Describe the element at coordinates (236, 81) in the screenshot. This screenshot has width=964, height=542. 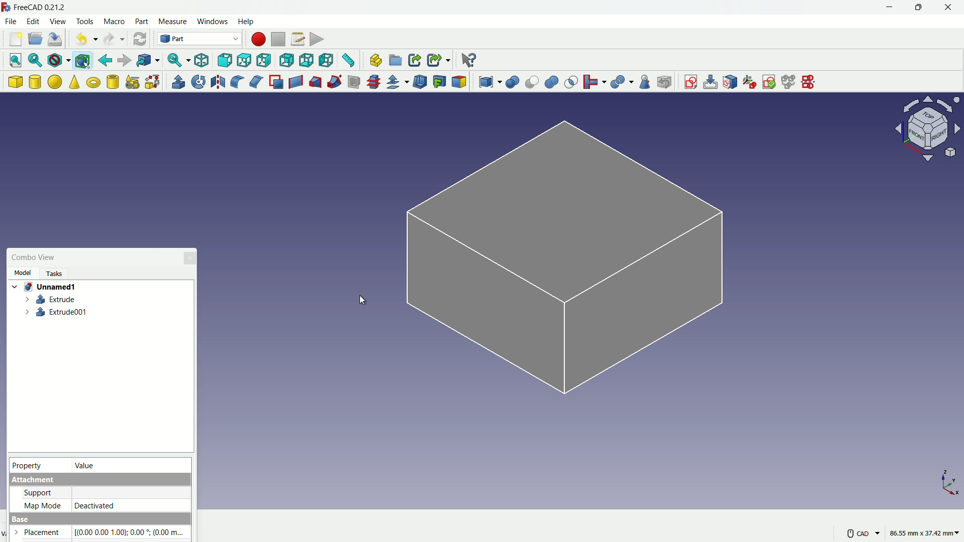
I see `fillet` at that location.